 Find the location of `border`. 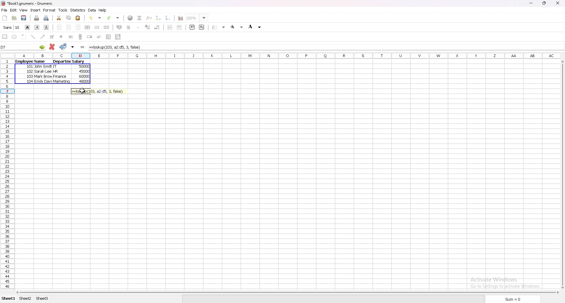

border is located at coordinates (219, 27).